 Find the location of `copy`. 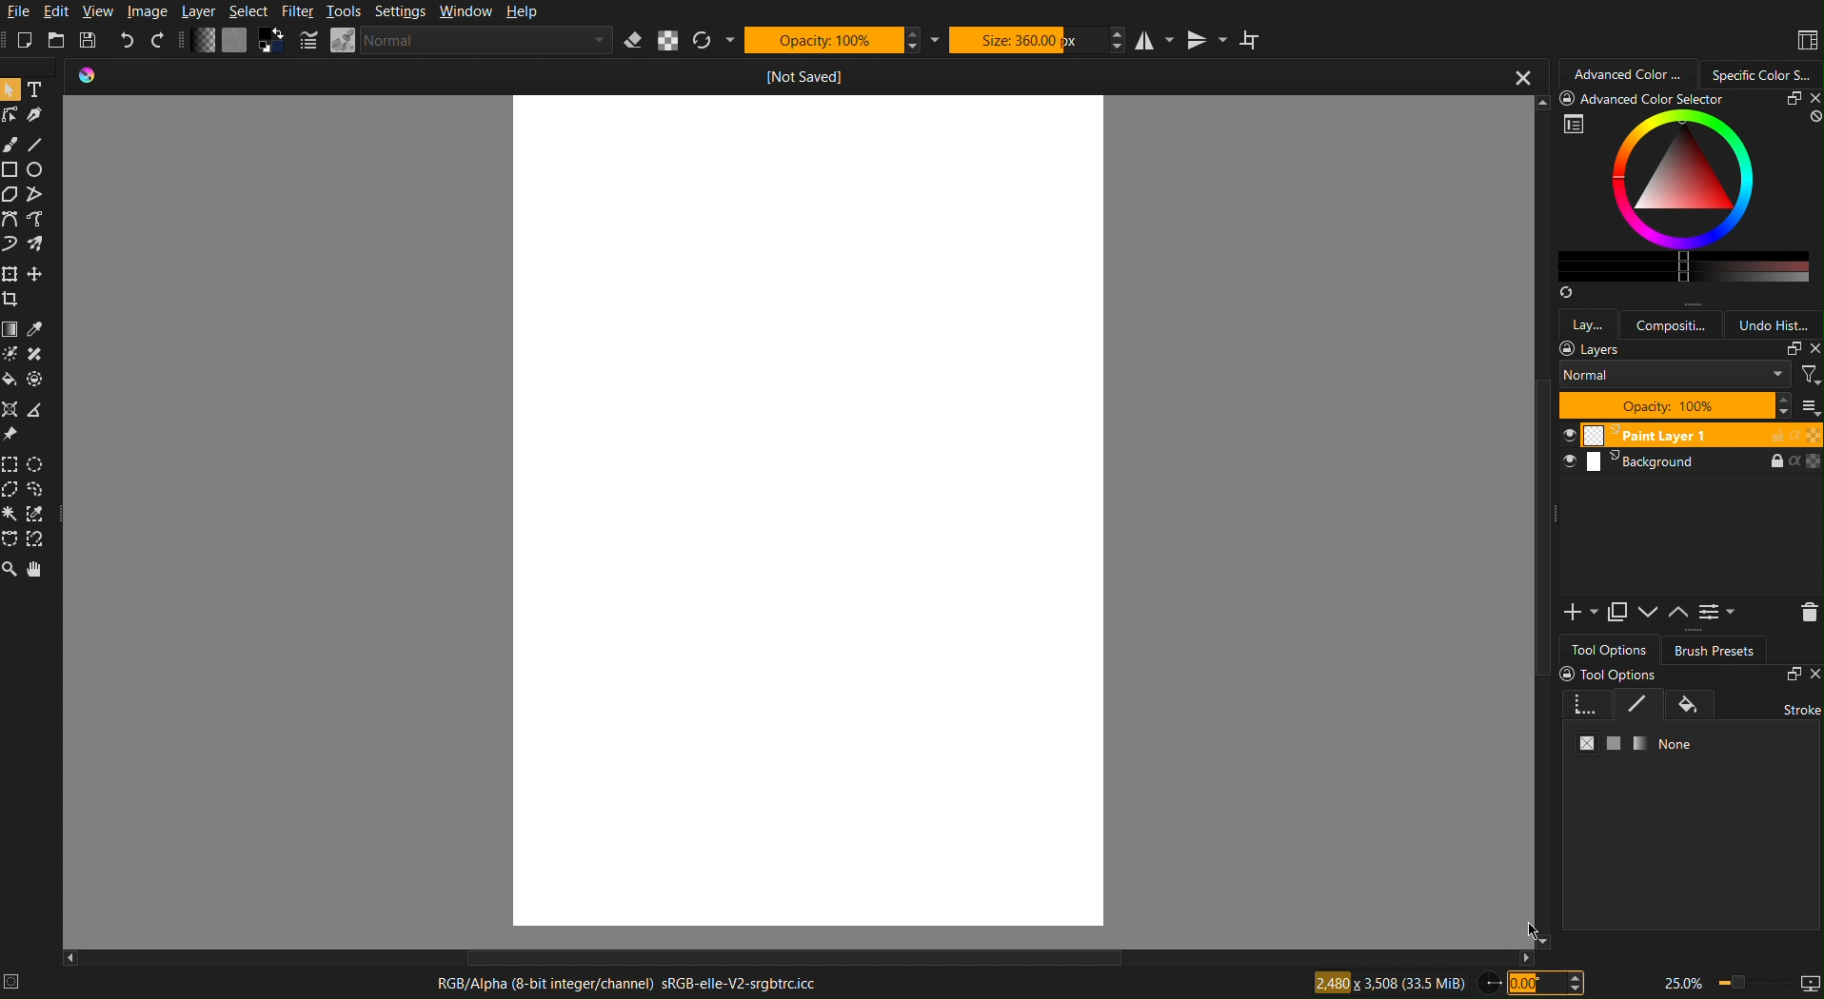

copy is located at coordinates (1791, 350).